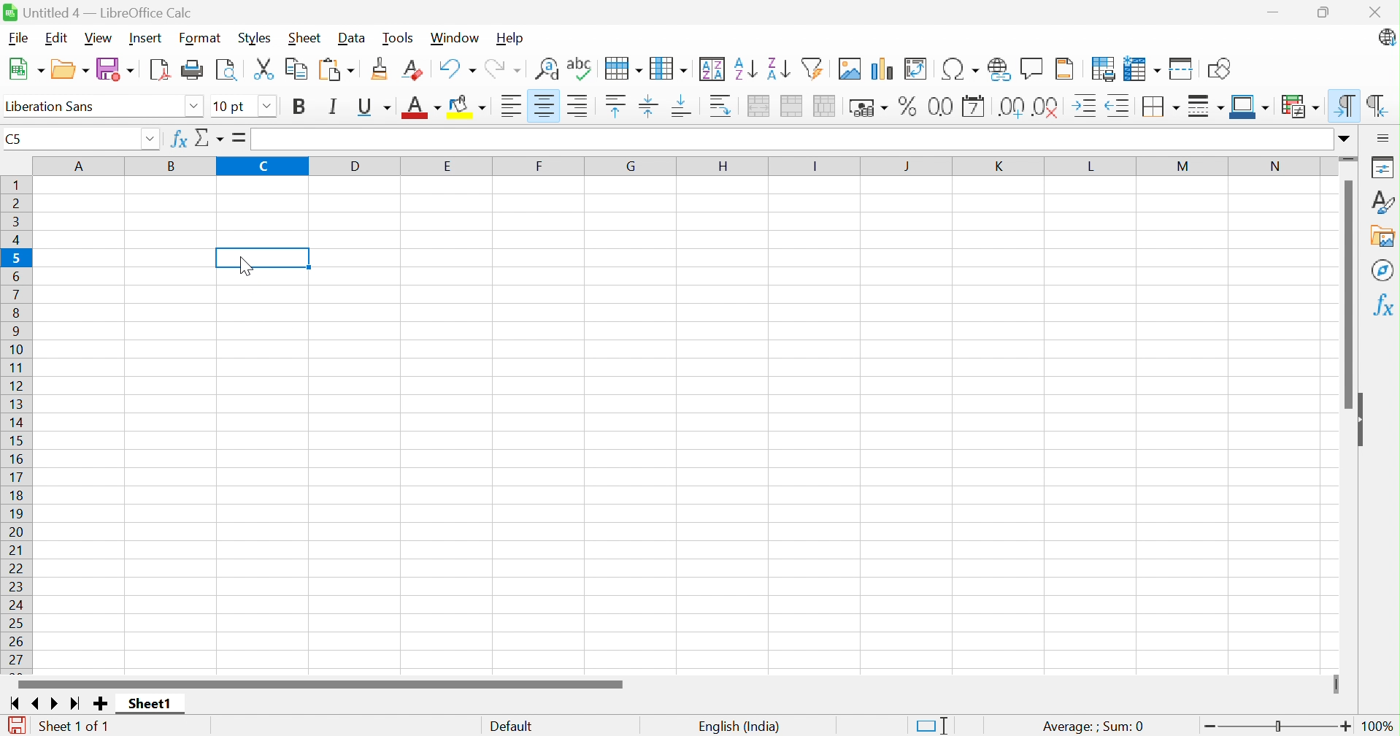 The height and width of the screenshot is (736, 1400). Describe the element at coordinates (147, 37) in the screenshot. I see `Insert` at that location.